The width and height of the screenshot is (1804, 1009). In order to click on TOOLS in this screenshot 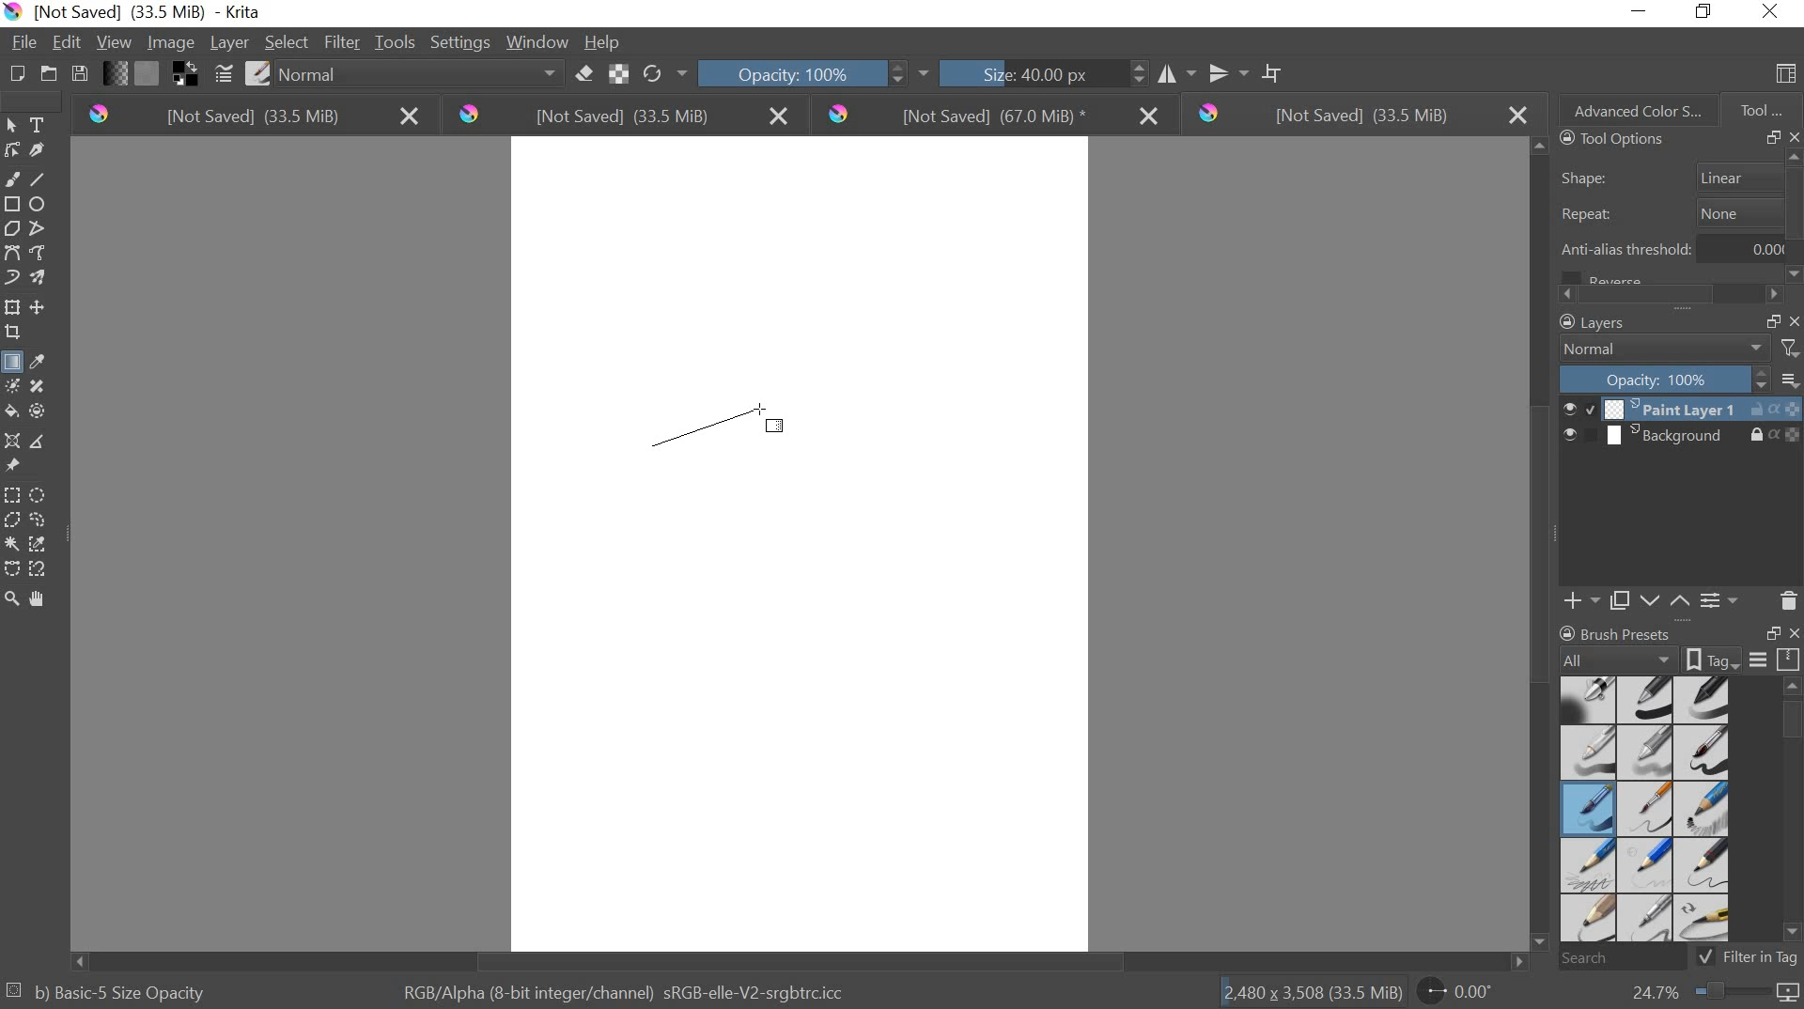, I will do `click(396, 41)`.